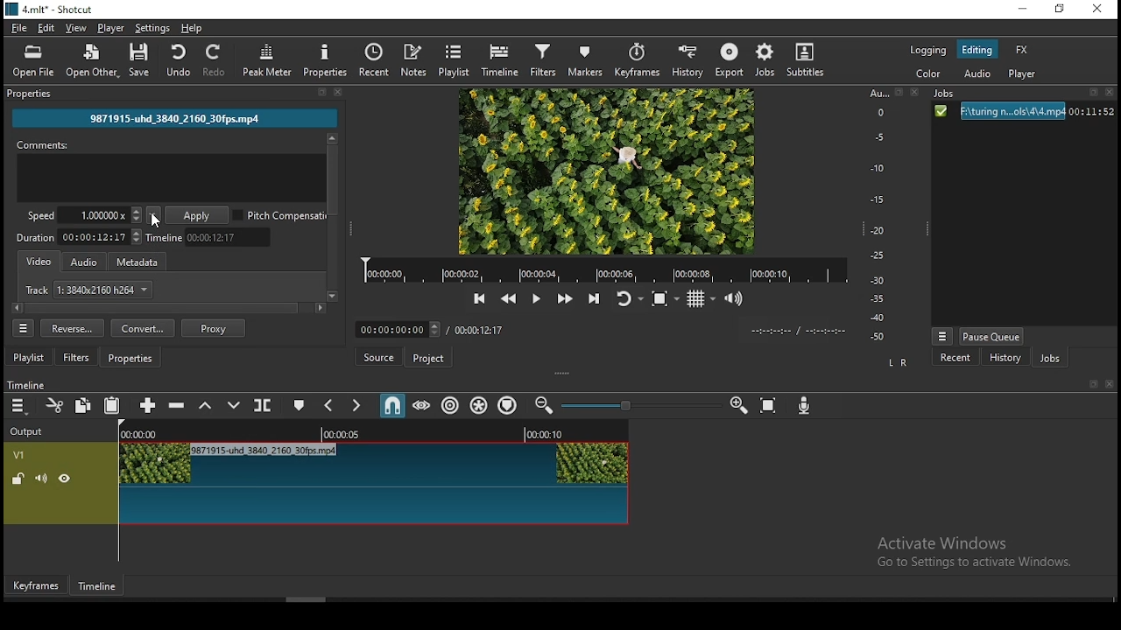 Image resolution: width=1121 pixels, height=630 pixels. Describe the element at coordinates (89, 290) in the screenshot. I see `track` at that location.